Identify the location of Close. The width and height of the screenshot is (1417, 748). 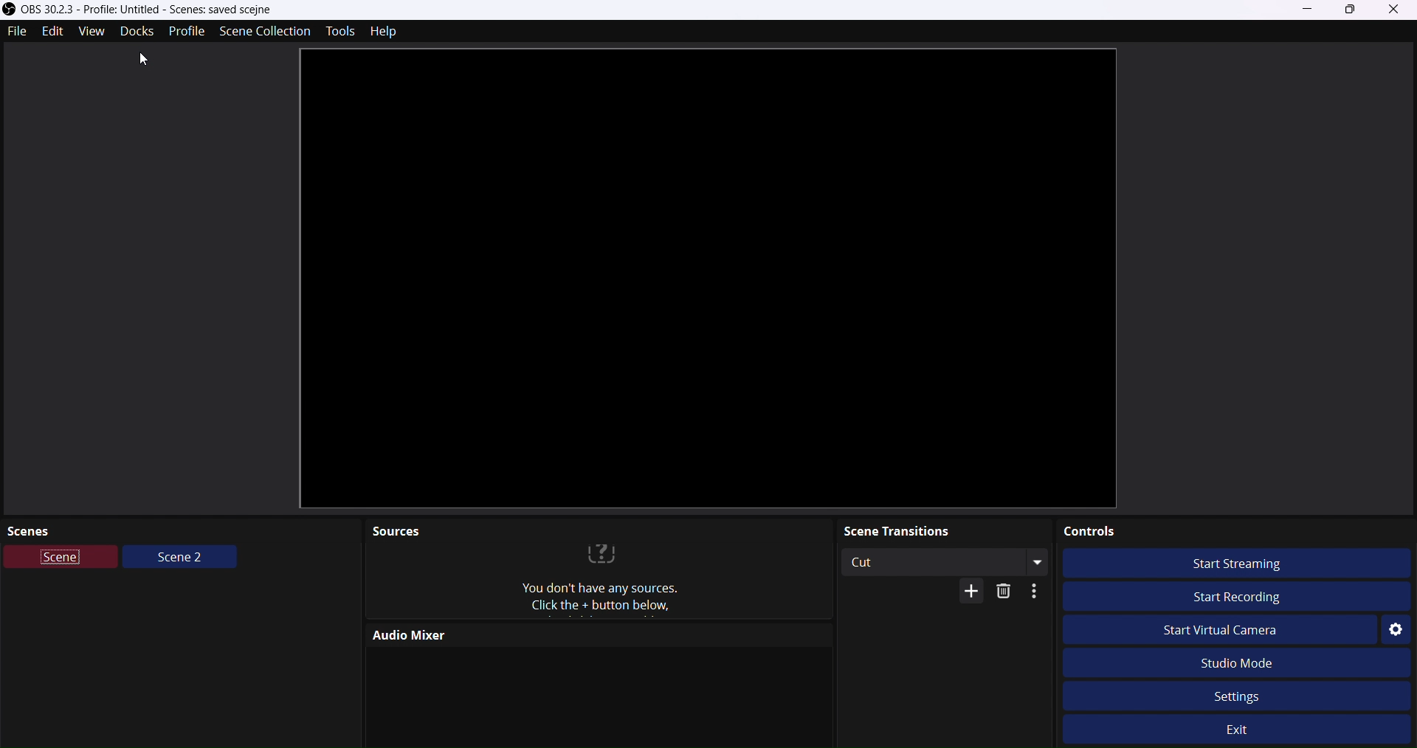
(1398, 10).